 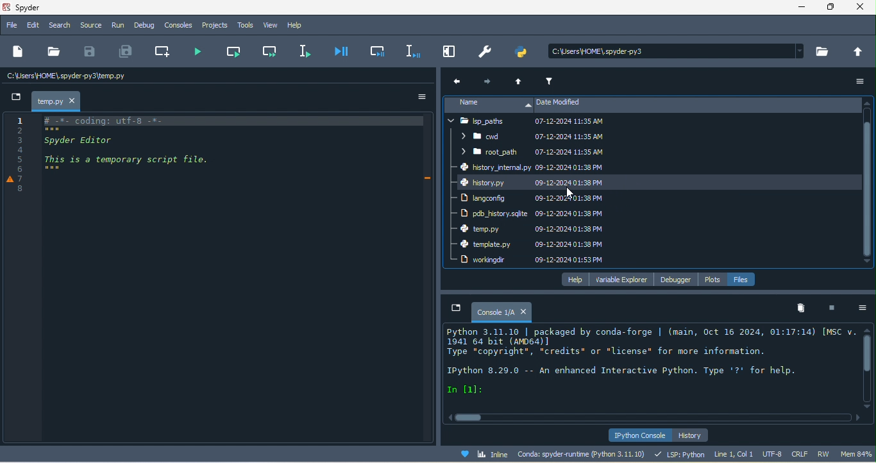 I want to click on langconfig, so click(x=491, y=199).